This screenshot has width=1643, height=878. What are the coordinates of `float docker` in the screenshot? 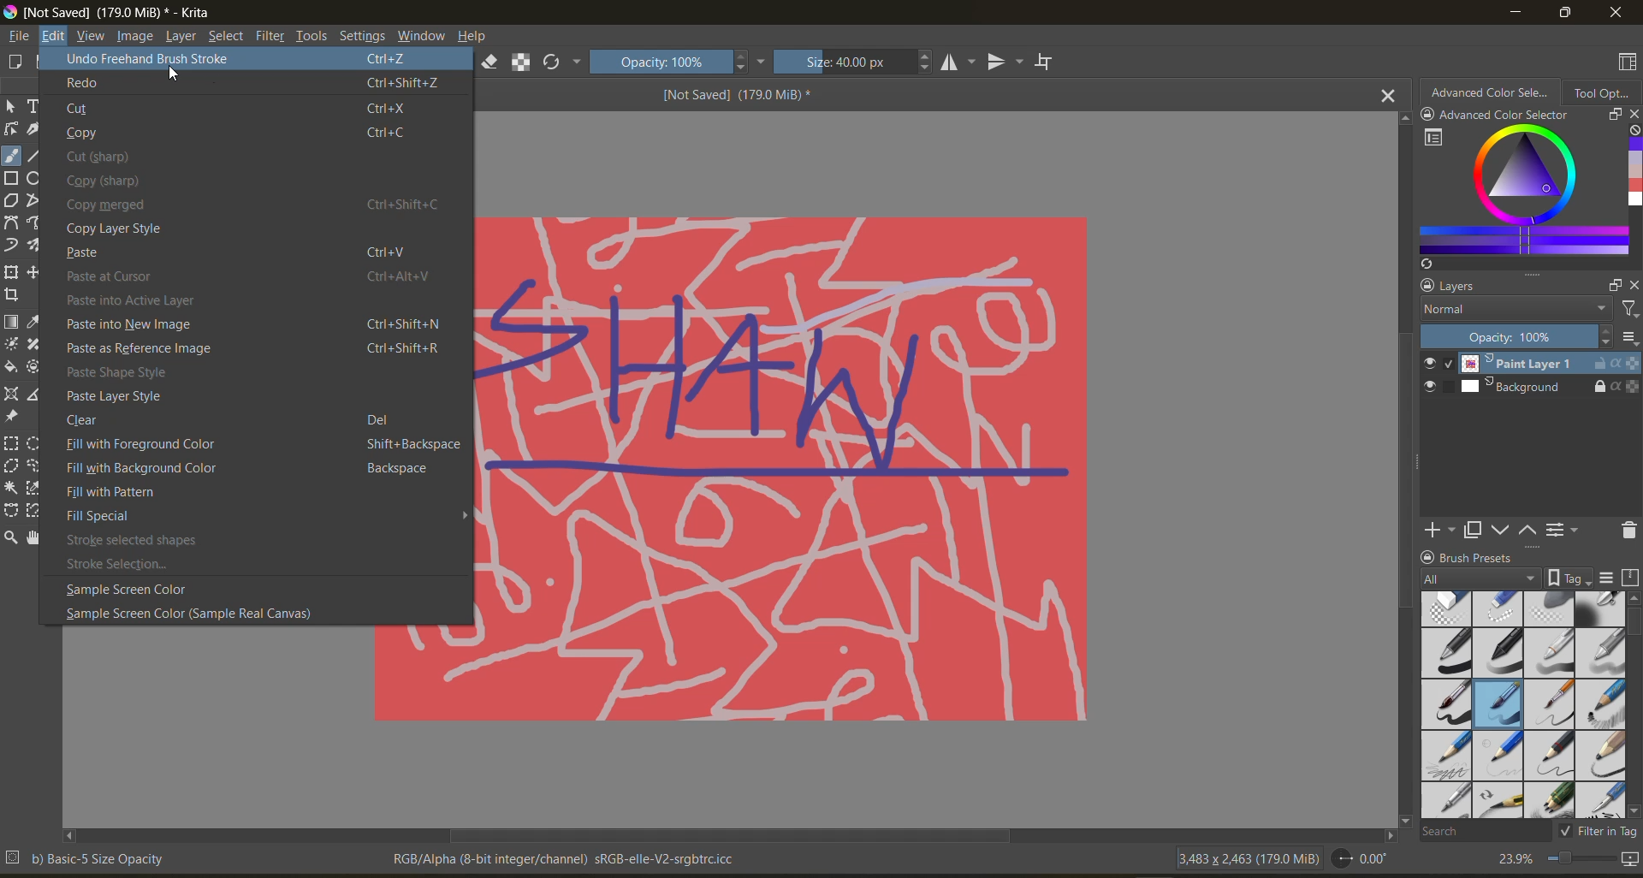 It's located at (1610, 115).